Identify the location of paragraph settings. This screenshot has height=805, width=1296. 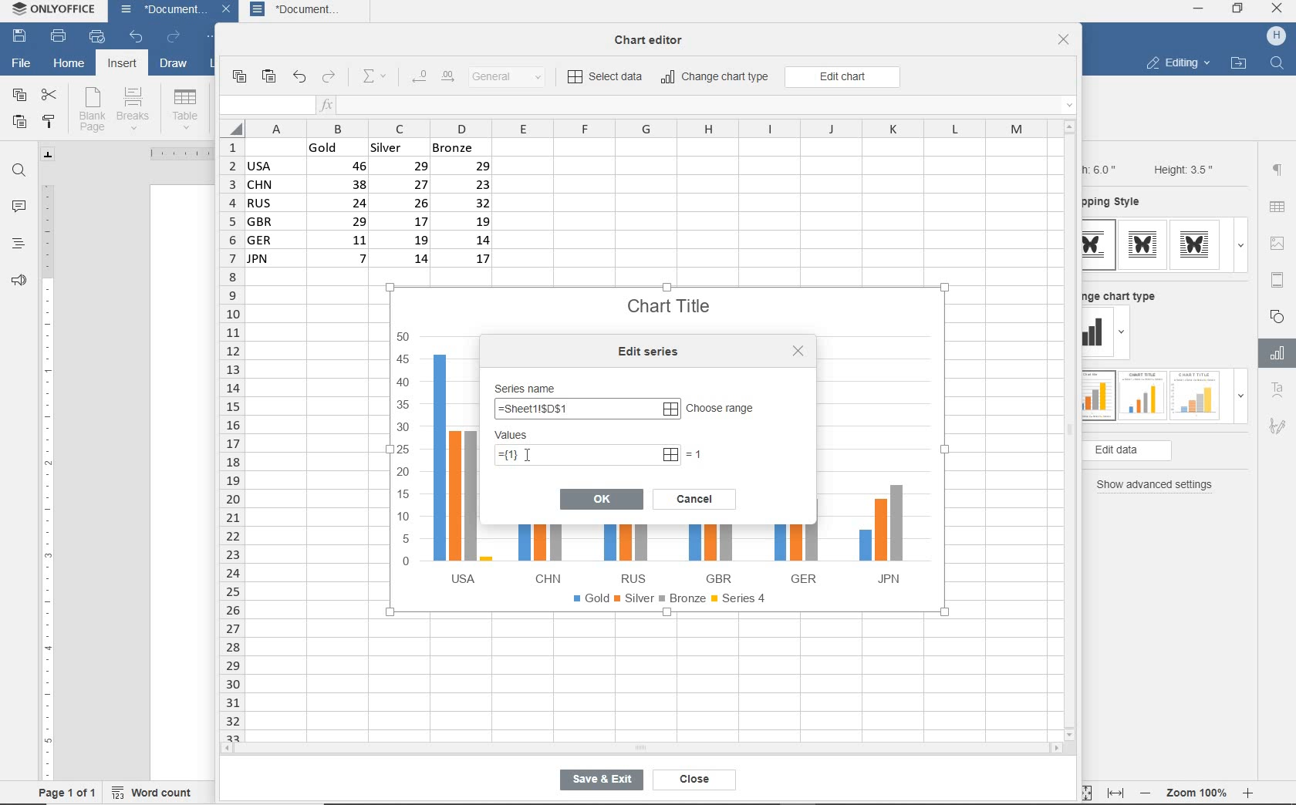
(1277, 170).